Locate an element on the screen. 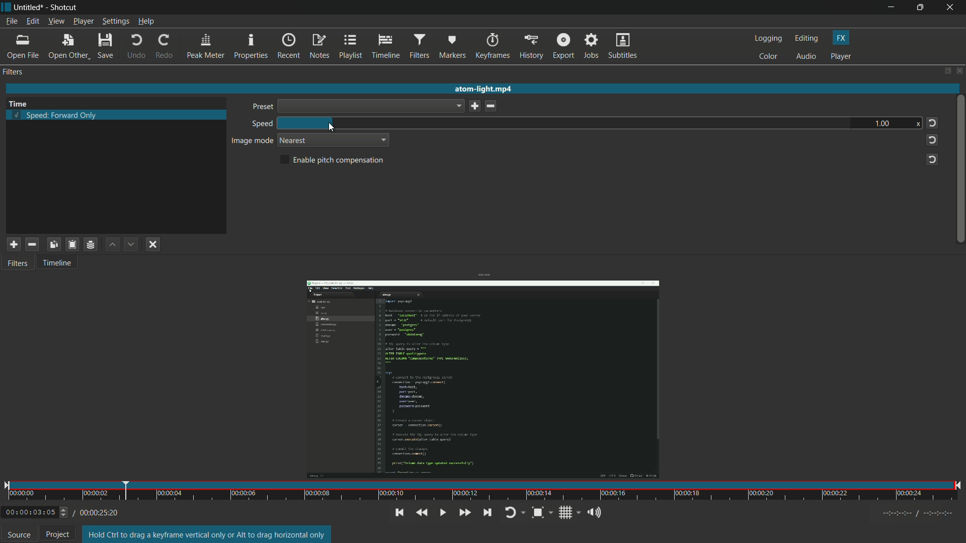 Image resolution: width=966 pixels, height=543 pixels. logging is located at coordinates (767, 39).